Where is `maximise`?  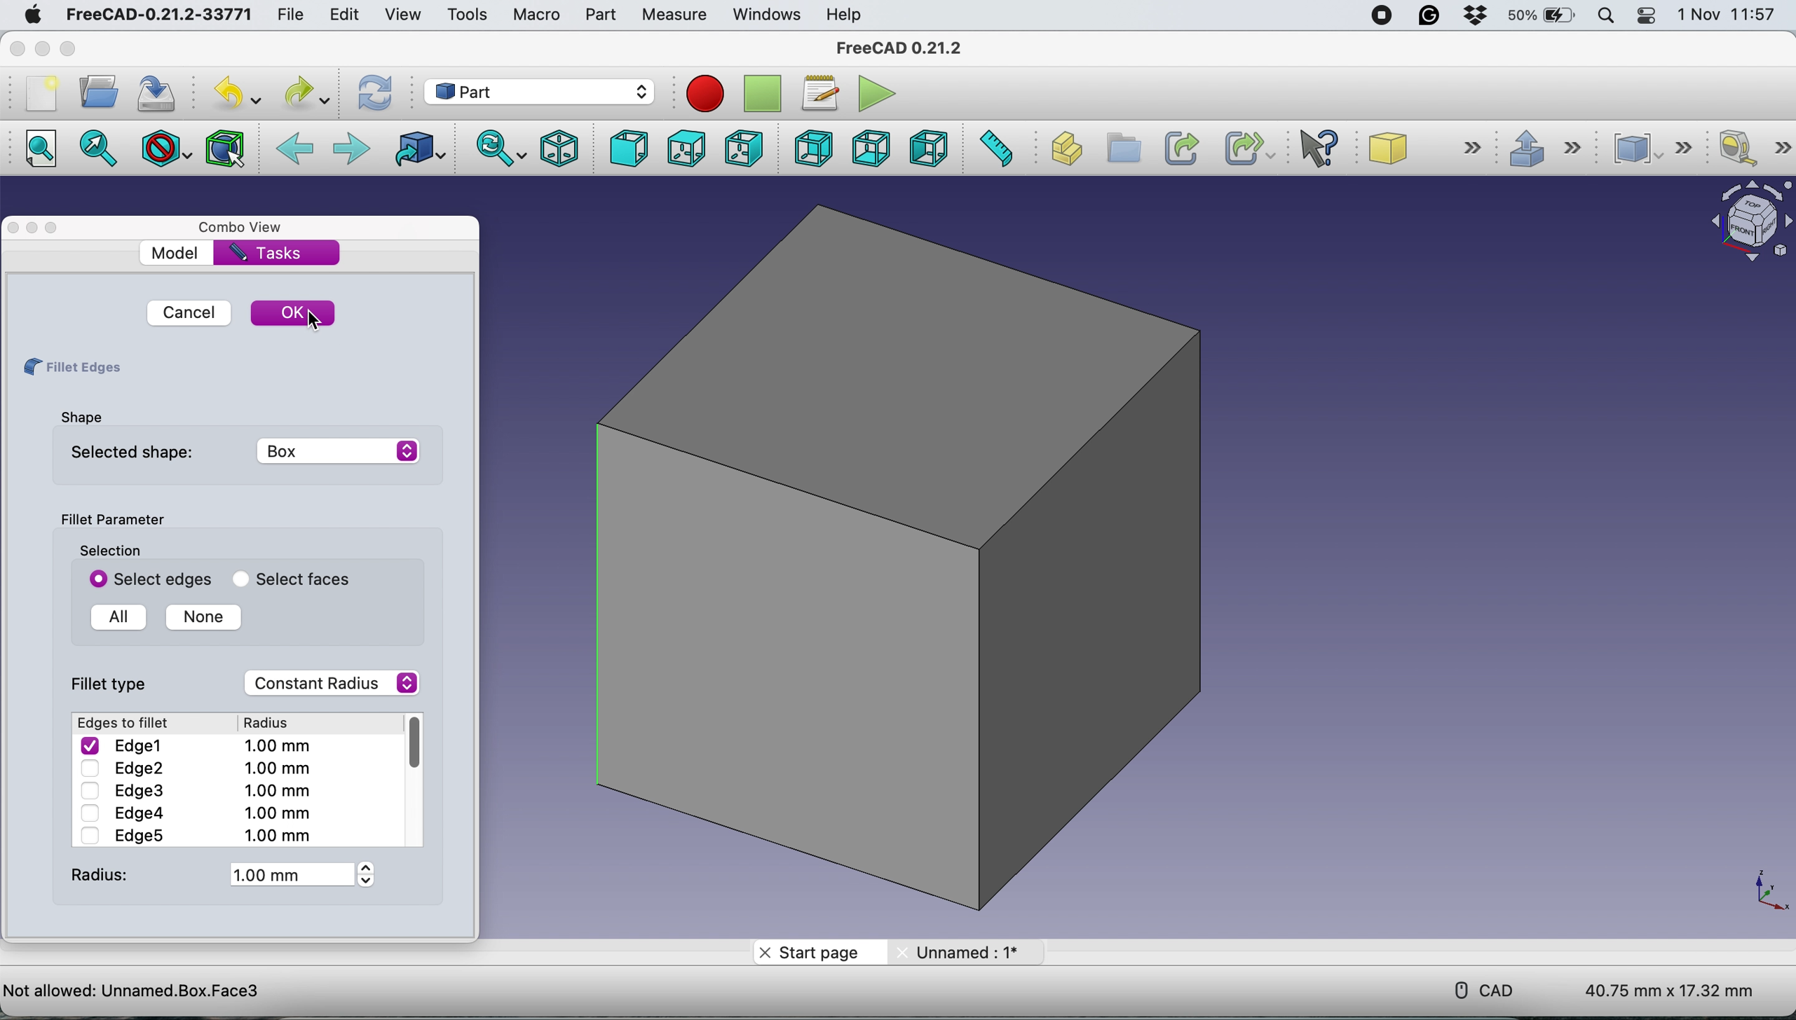
maximise is located at coordinates (57, 227).